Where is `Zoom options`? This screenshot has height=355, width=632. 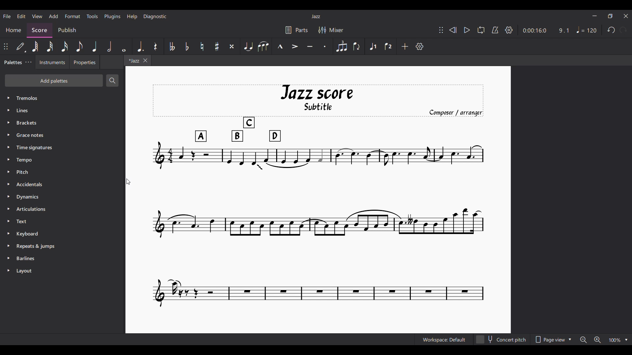 Zoom options is located at coordinates (619, 340).